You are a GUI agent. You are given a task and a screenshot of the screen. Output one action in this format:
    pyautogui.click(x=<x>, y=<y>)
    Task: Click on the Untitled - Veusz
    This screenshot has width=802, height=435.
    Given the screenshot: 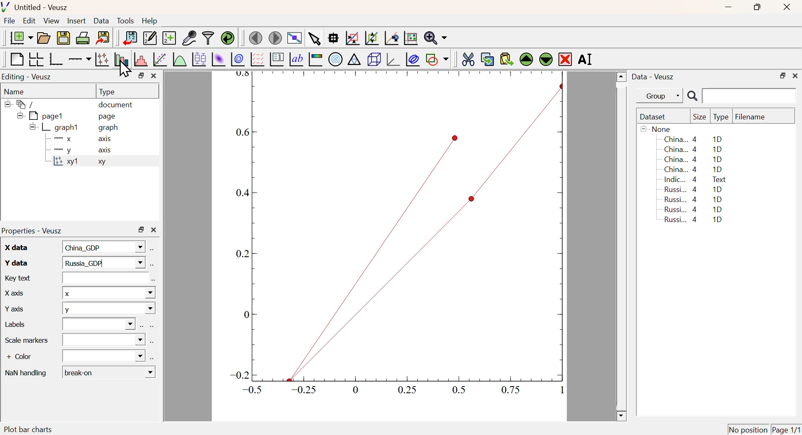 What is the action you would take?
    pyautogui.click(x=37, y=8)
    